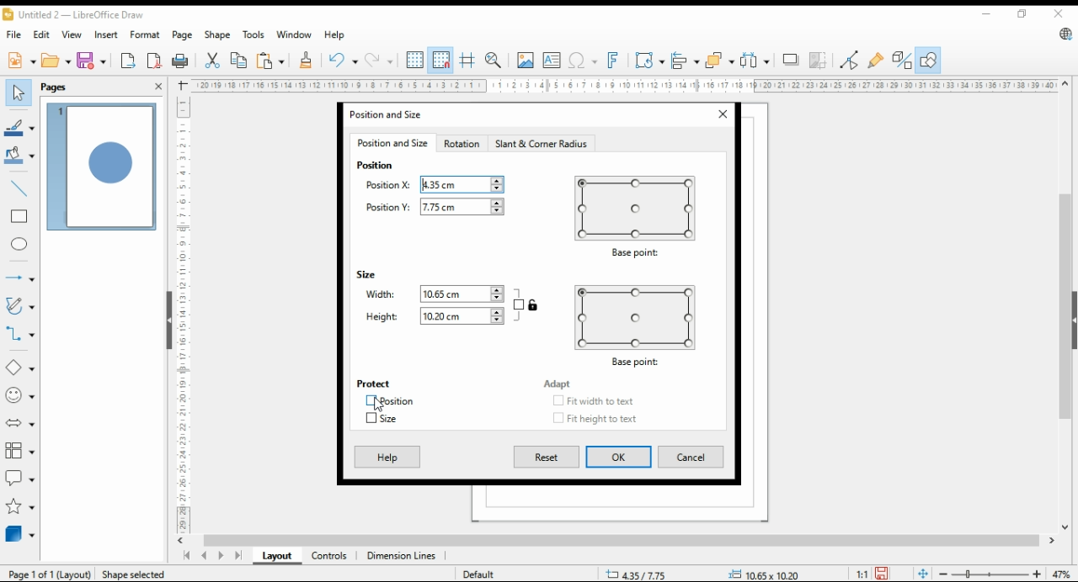 The height and width of the screenshot is (582, 1078). Describe the element at coordinates (1065, 34) in the screenshot. I see `libreoffice update` at that location.